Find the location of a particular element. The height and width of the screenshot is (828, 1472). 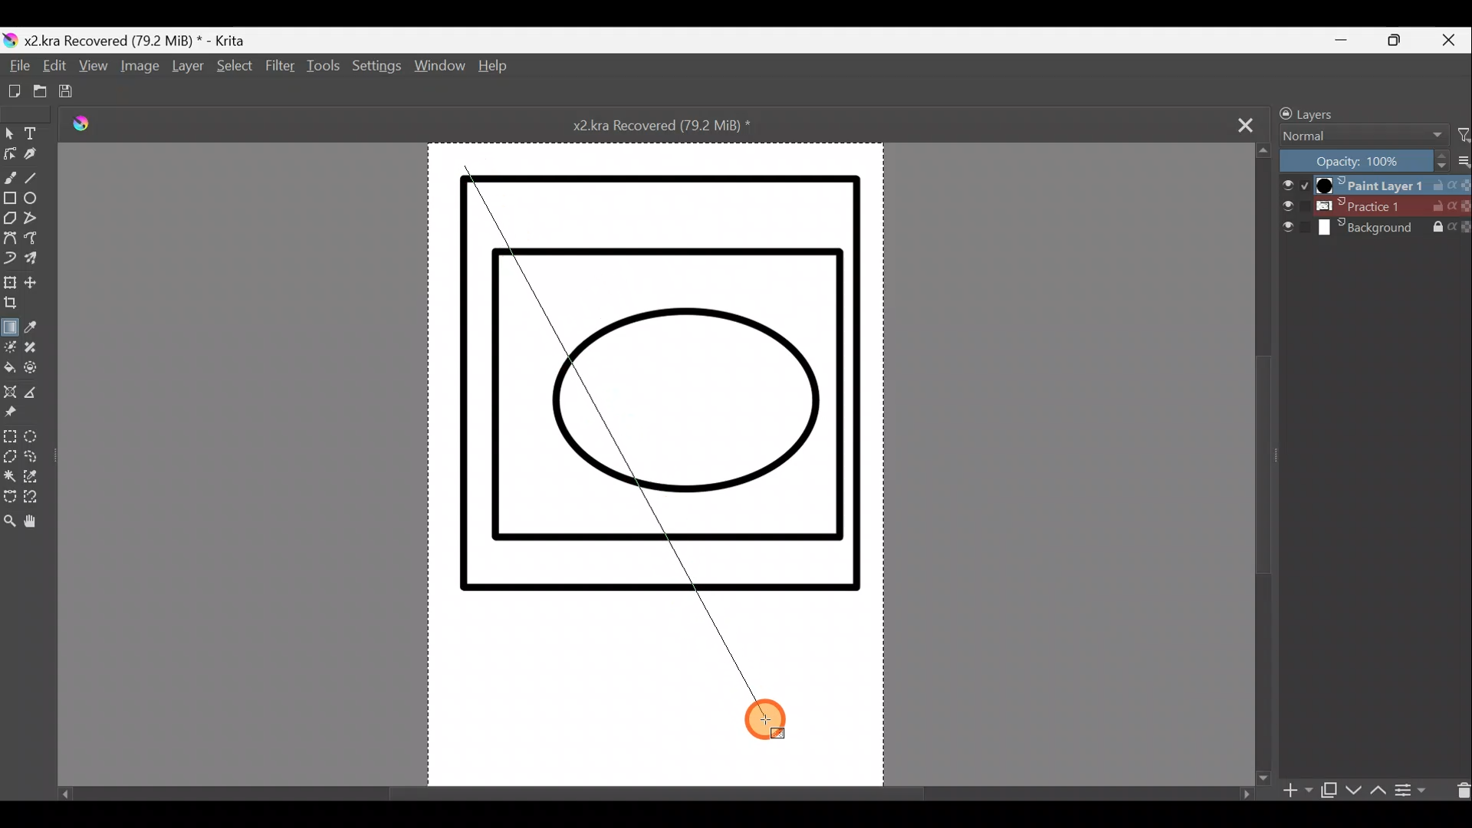

Sample a colour from the image/current layer is located at coordinates (34, 327).